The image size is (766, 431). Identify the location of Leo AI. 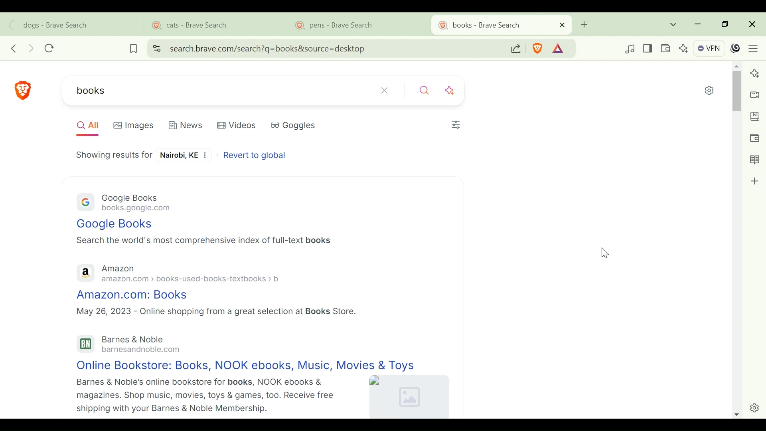
(755, 74).